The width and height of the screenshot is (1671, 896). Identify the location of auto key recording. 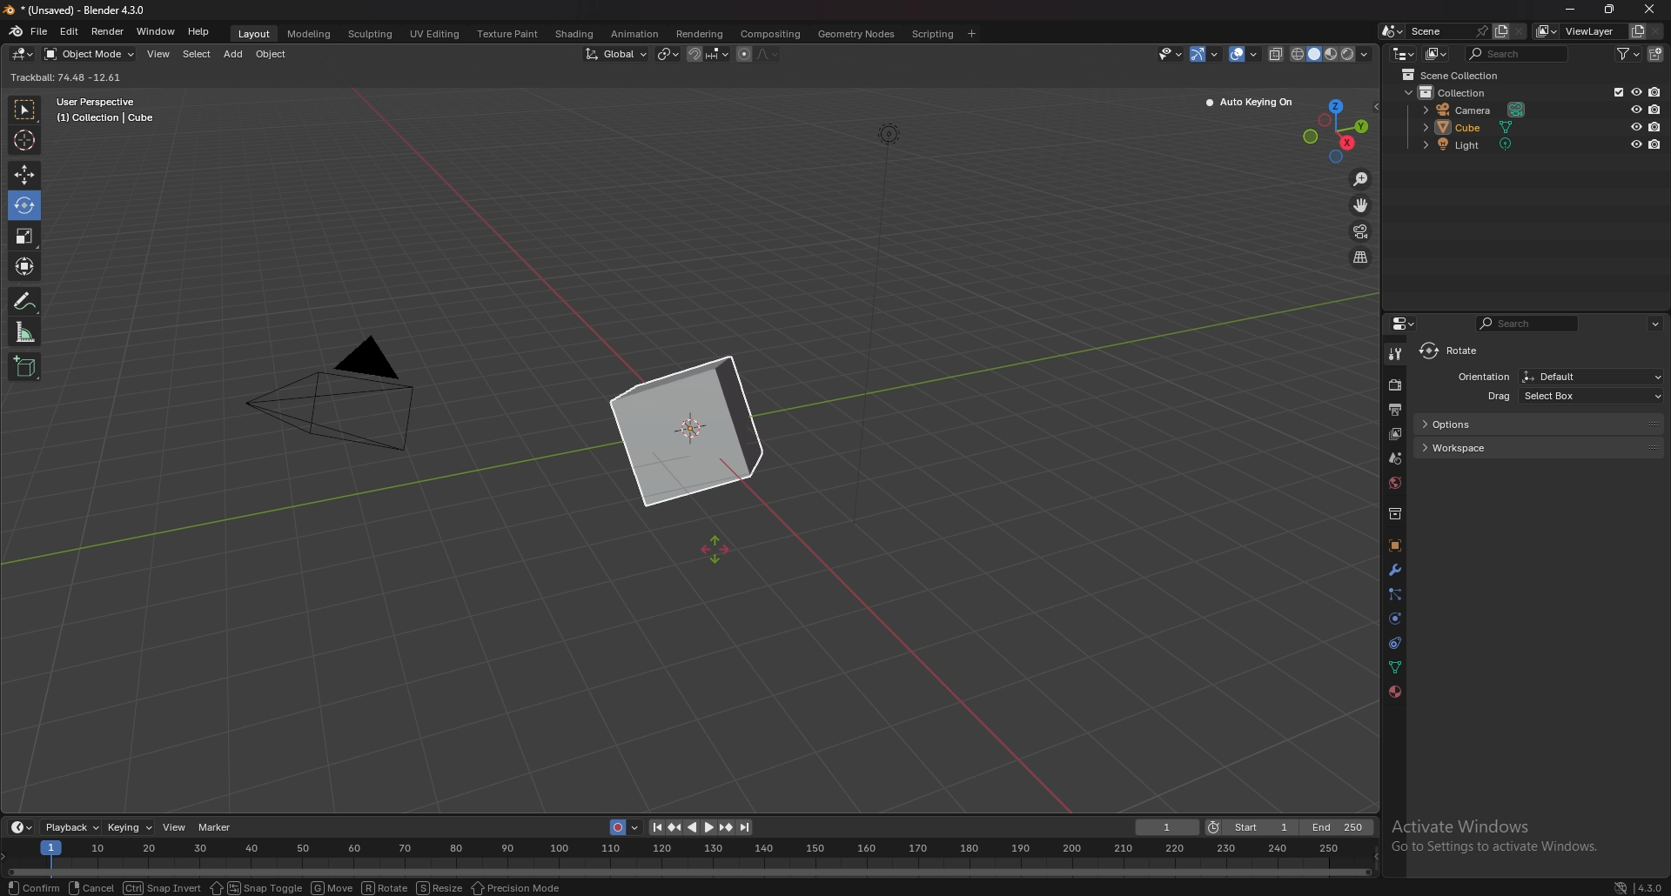
(621, 827).